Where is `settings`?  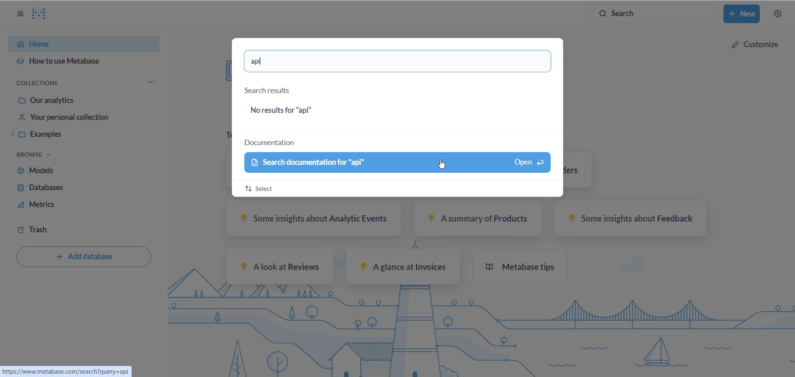
settings is located at coordinates (778, 15).